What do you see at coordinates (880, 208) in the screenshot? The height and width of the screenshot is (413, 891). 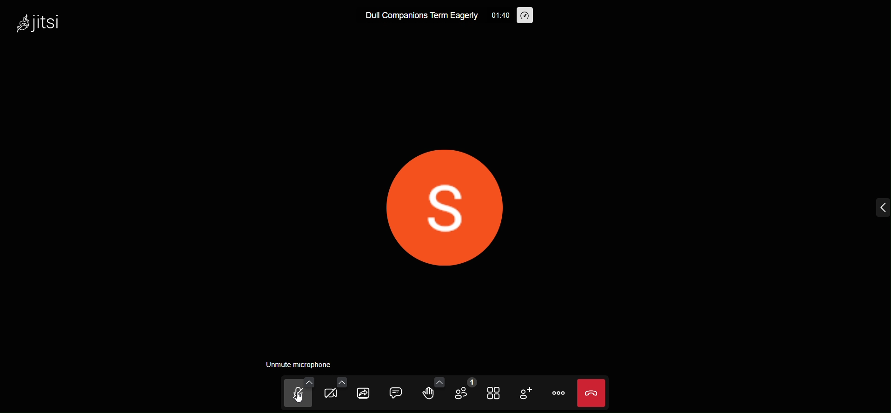 I see `expand` at bounding box center [880, 208].